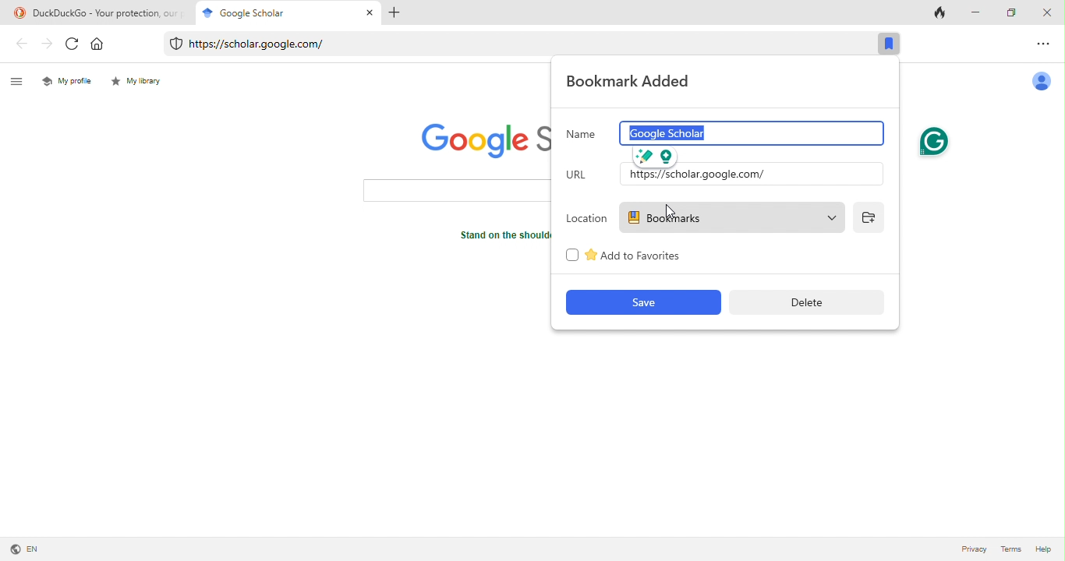 This screenshot has height=561, width=1065. Describe the element at coordinates (369, 14) in the screenshot. I see `close` at that location.